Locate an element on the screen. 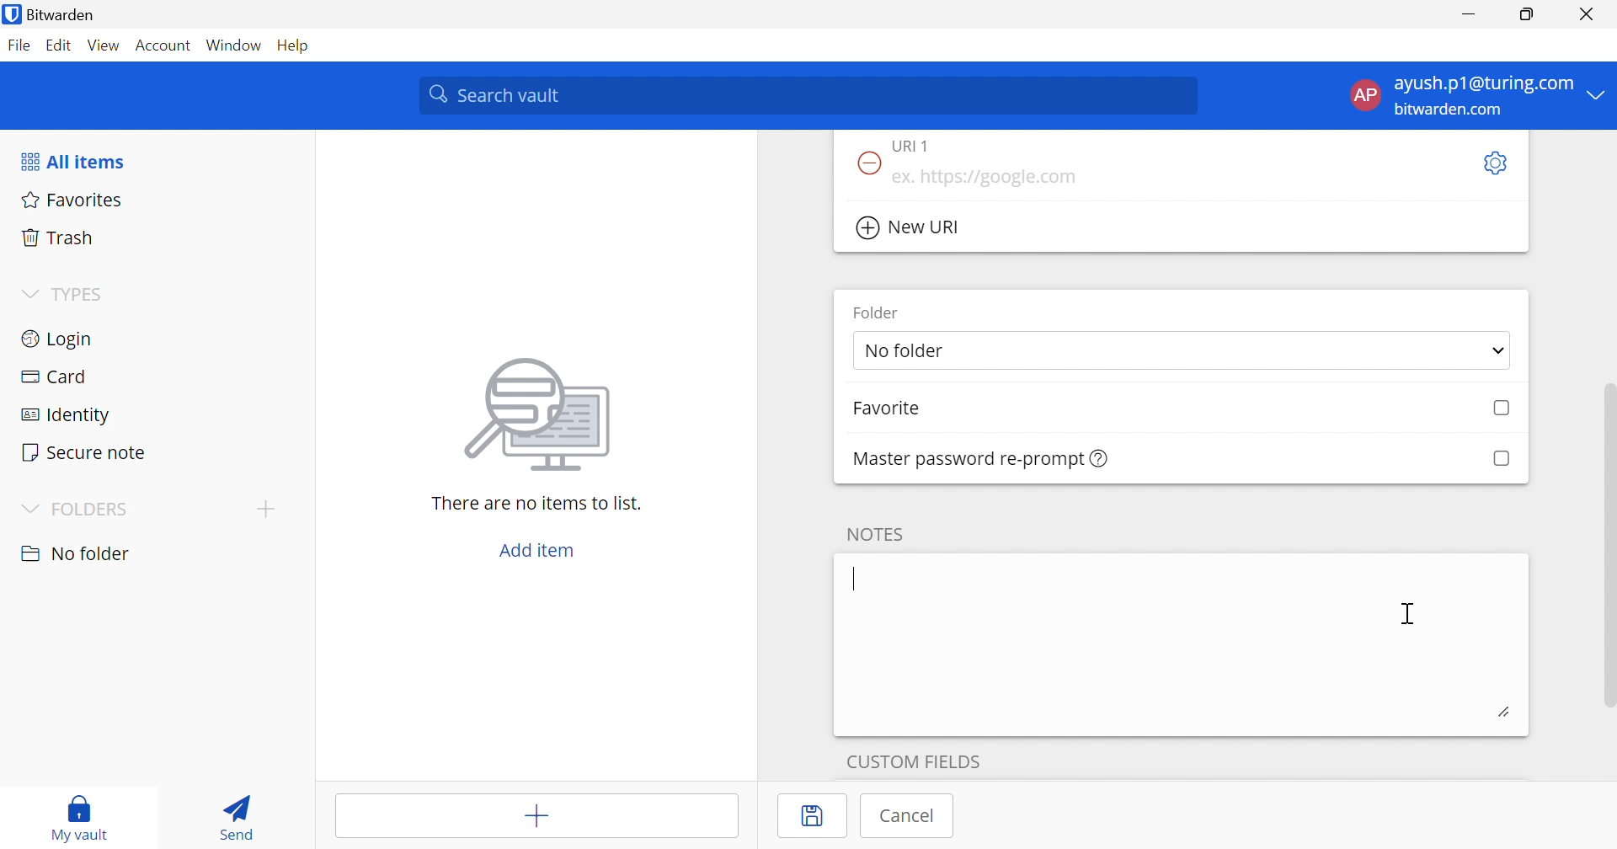 The width and height of the screenshot is (1617, 849). Close is located at coordinates (1590, 14).